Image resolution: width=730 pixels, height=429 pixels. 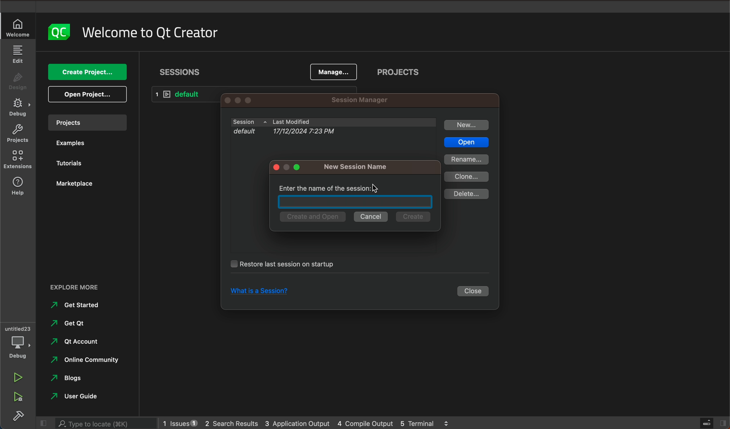 What do you see at coordinates (399, 74) in the screenshot?
I see `projects` at bounding box center [399, 74].